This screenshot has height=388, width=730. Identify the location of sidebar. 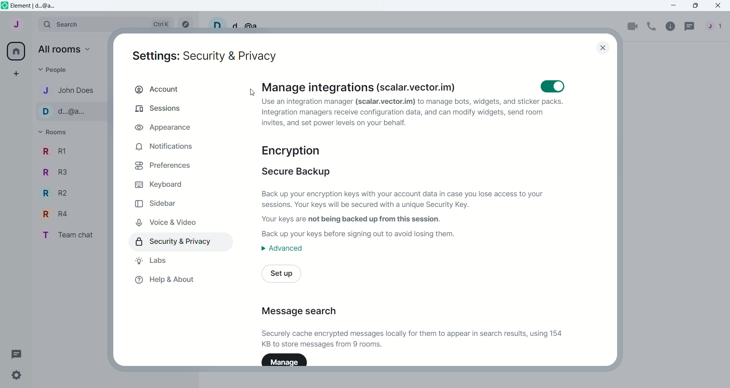
(156, 206).